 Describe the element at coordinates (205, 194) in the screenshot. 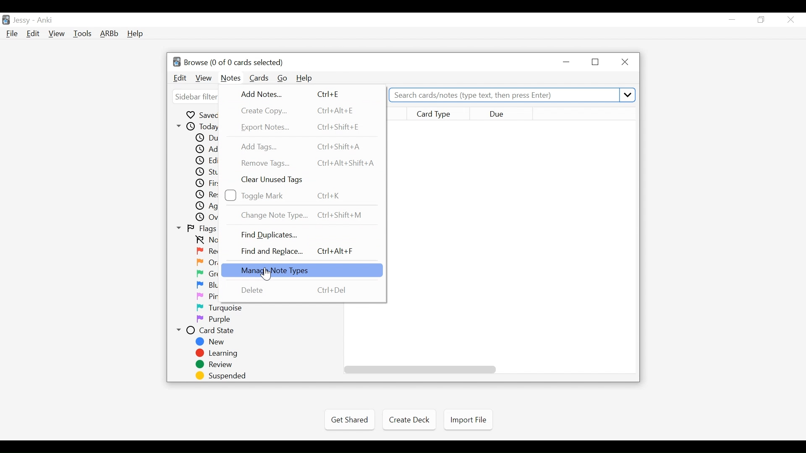

I see `Rescheduled` at that location.